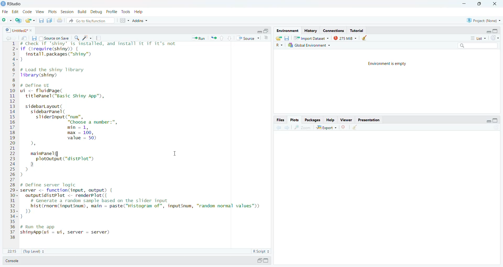 The image size is (503, 267). What do you see at coordinates (138, 12) in the screenshot?
I see `help` at bounding box center [138, 12].